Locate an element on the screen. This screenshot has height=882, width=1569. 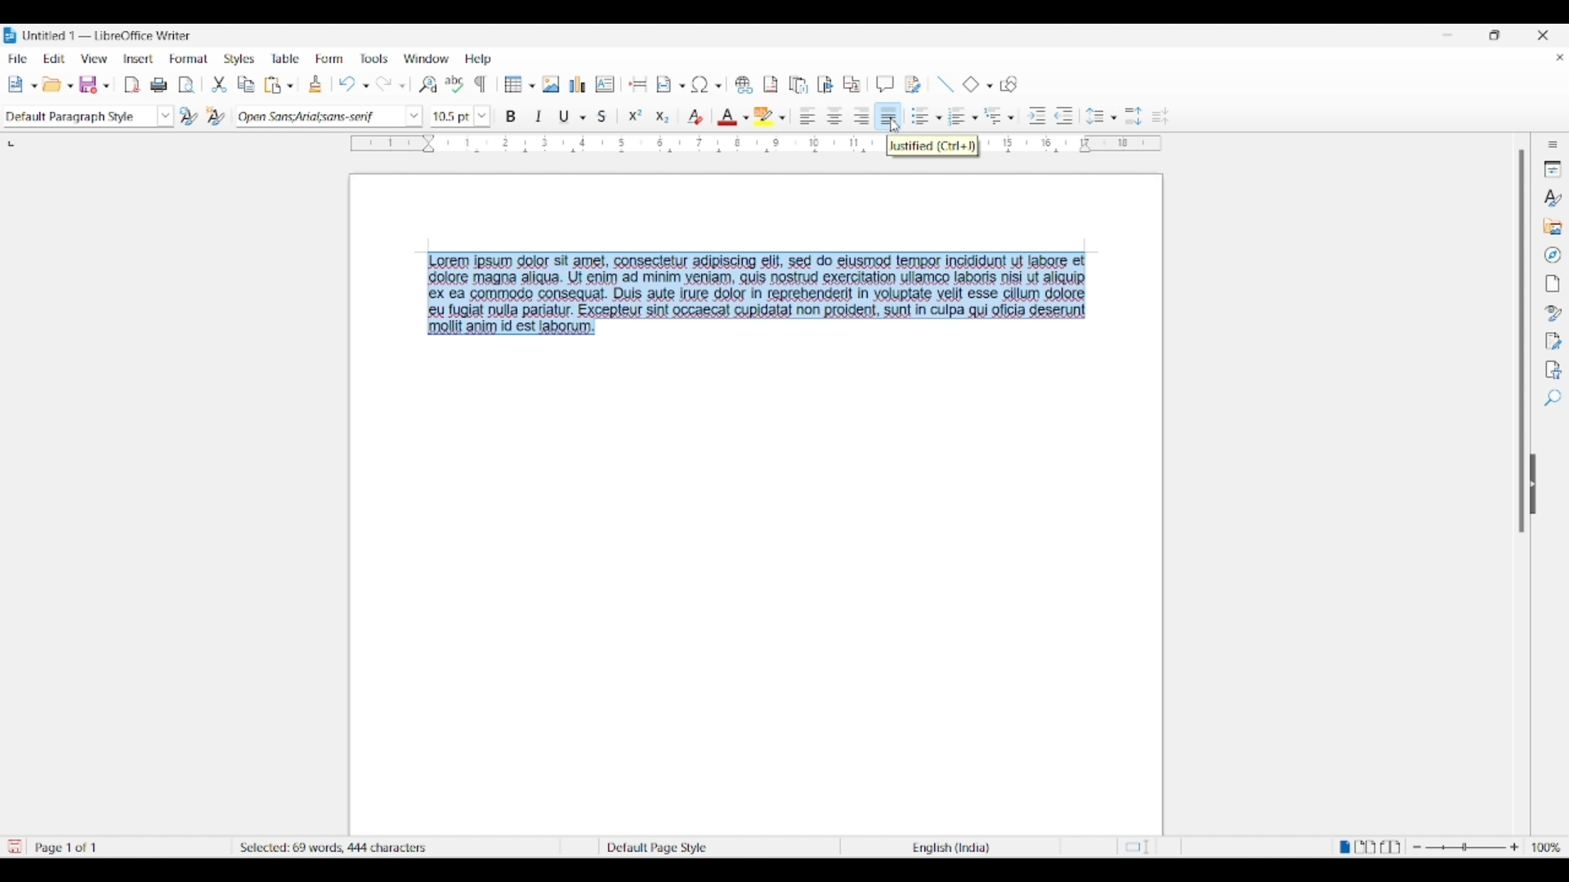
Justified (Ctrl+J) is located at coordinates (936, 145).